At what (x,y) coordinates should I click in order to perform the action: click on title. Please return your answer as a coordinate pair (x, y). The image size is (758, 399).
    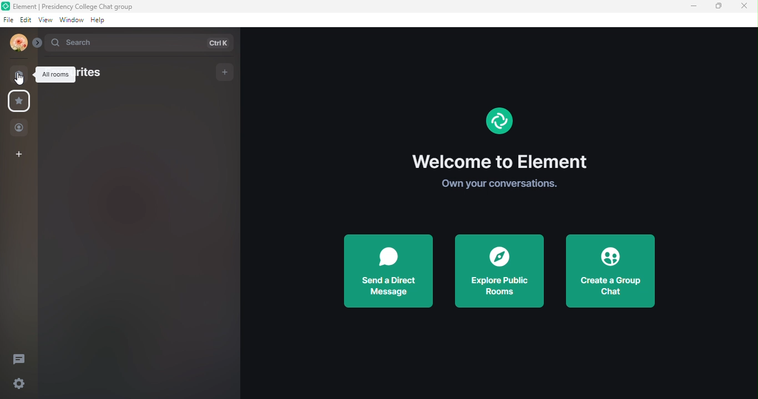
    Looking at the image, I should click on (78, 6).